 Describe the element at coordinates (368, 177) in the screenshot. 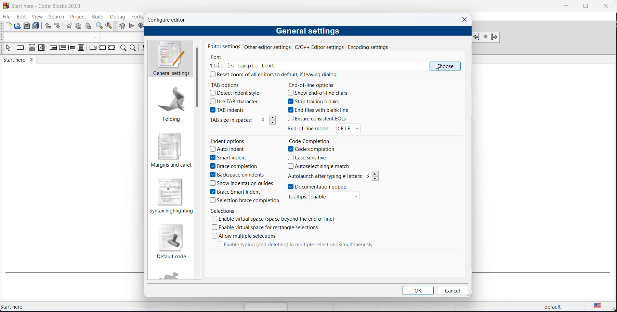

I see `autolaunch value` at that location.